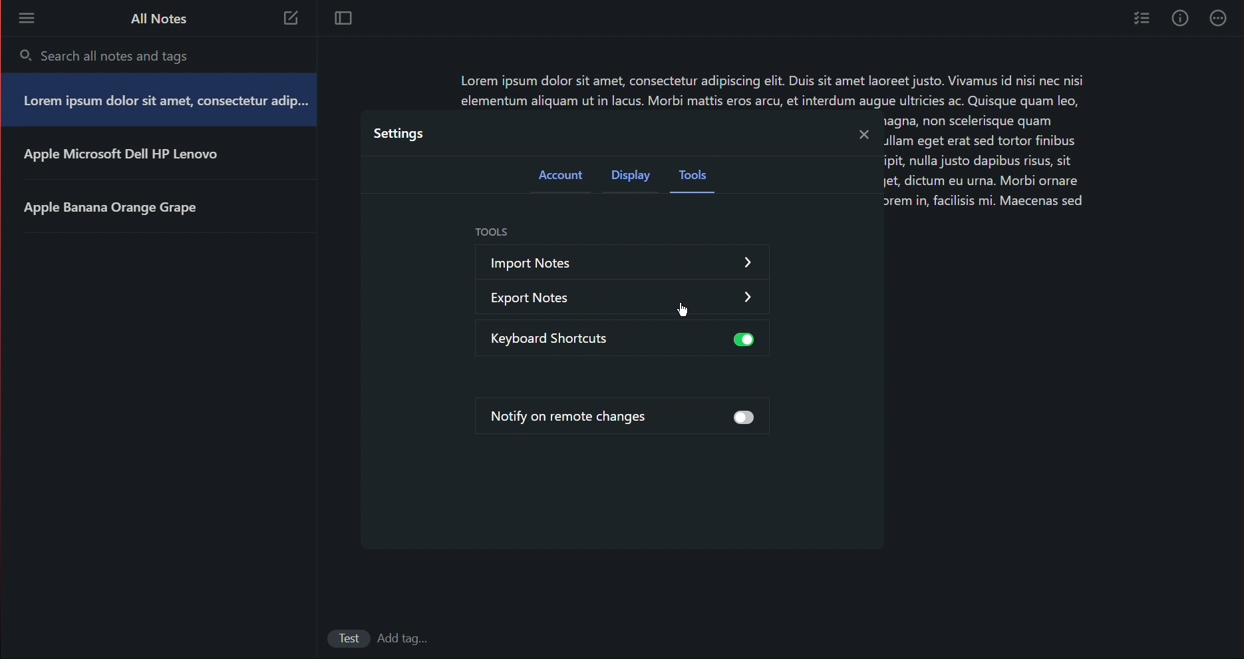 This screenshot has width=1244, height=659. Describe the element at coordinates (349, 640) in the screenshot. I see `Test` at that location.